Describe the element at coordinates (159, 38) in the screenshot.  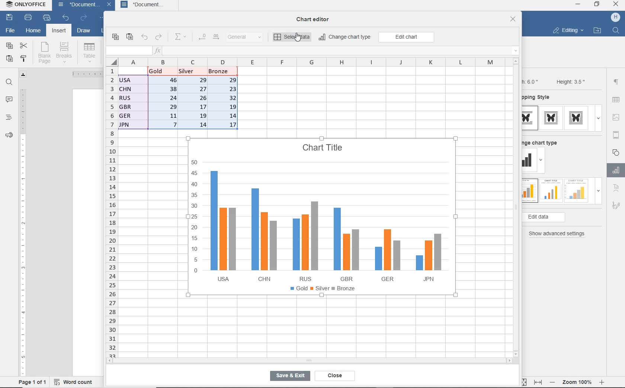
I see `redo ` at that location.